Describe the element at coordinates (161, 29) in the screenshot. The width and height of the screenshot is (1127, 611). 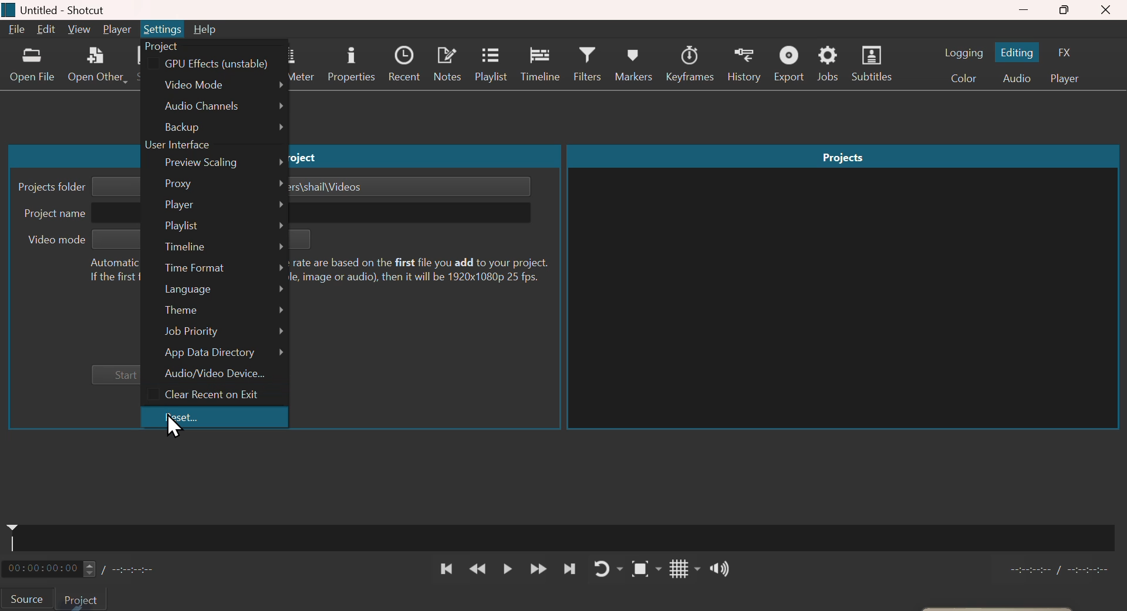
I see `Settings` at that location.